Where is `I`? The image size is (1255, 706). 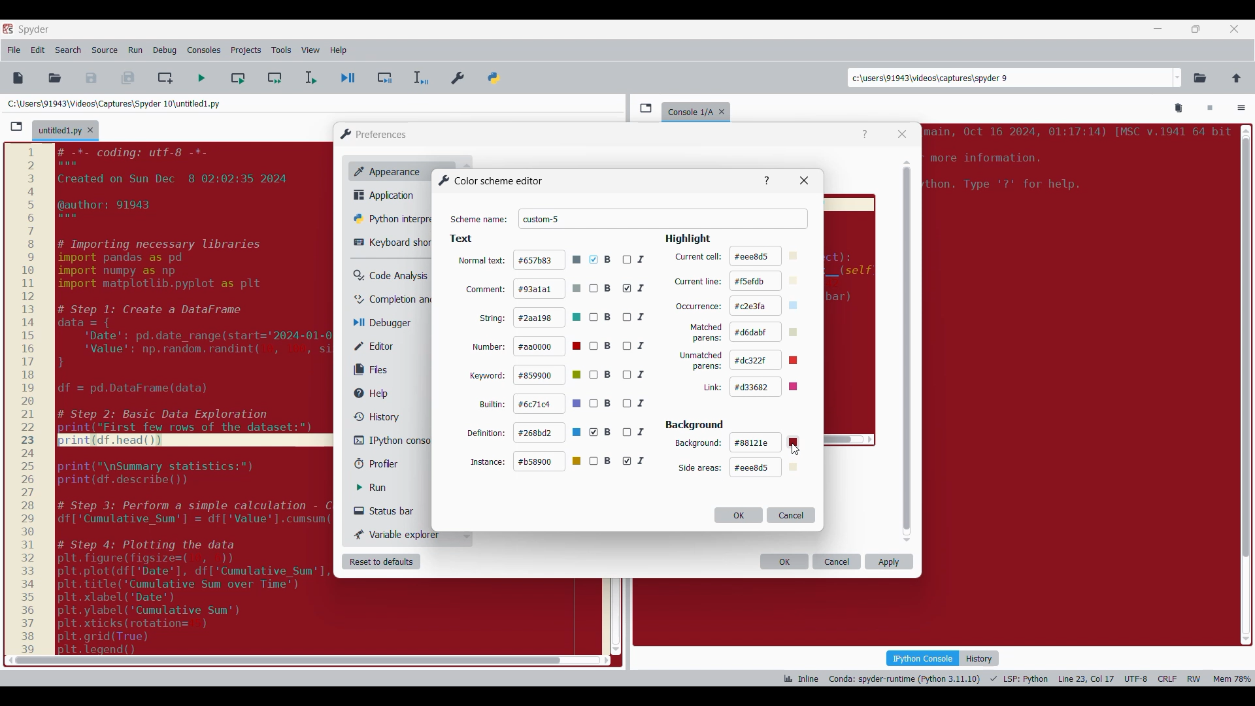
I is located at coordinates (637, 432).